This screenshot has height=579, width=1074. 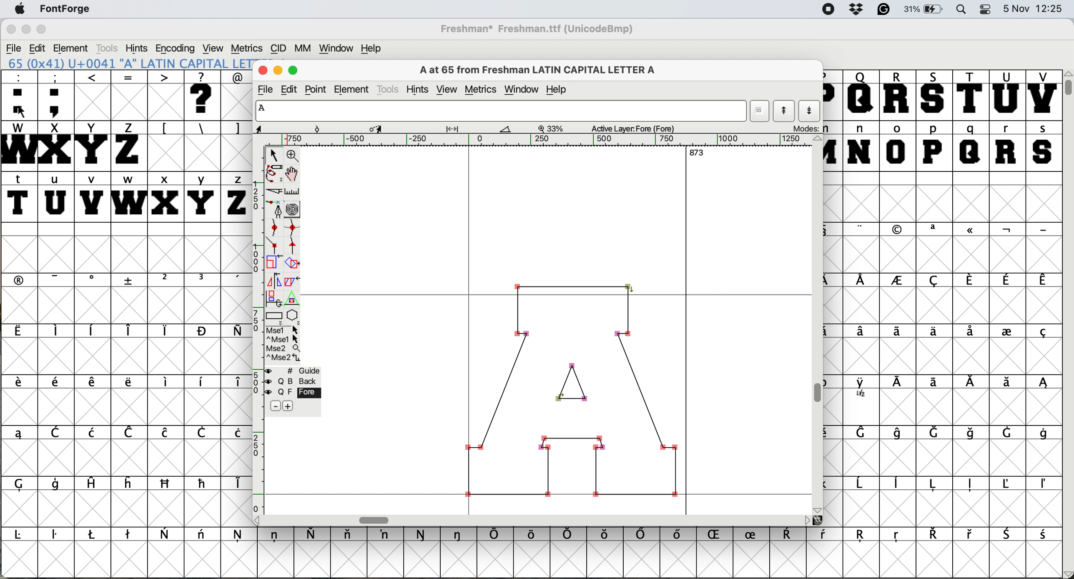 I want to click on draw freehand curve, so click(x=275, y=172).